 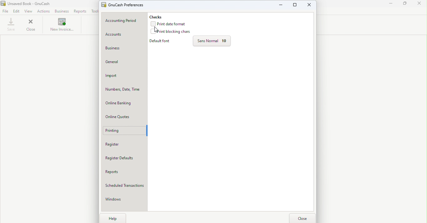 What do you see at coordinates (160, 16) in the screenshot?
I see `Checks` at bounding box center [160, 16].